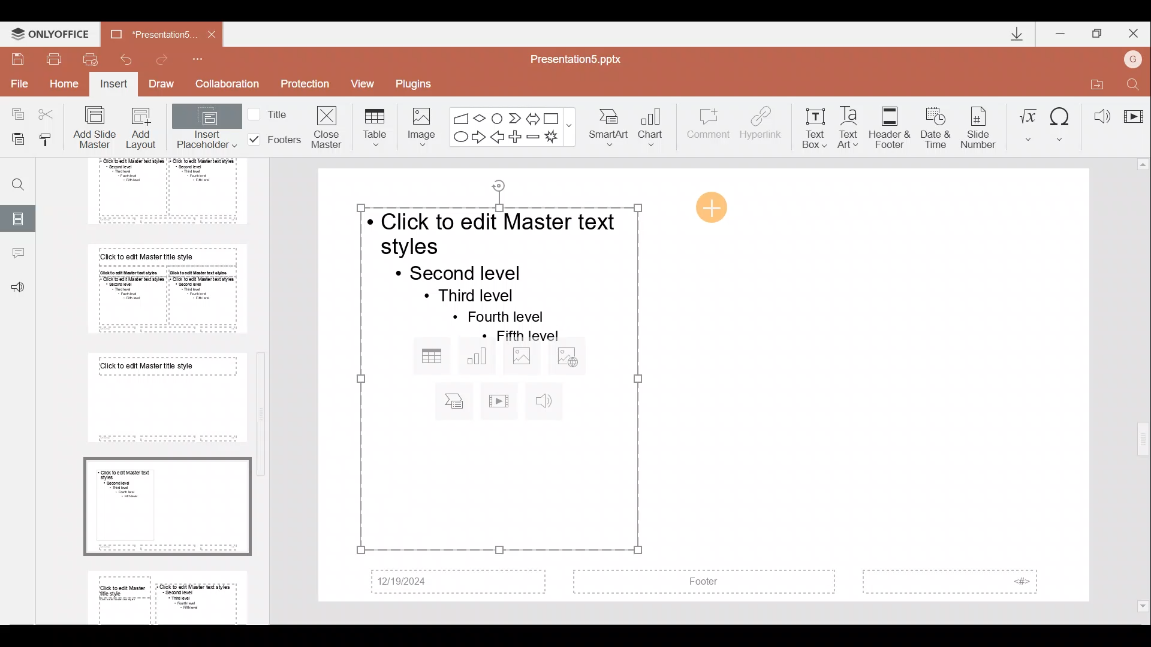 The image size is (1151, 647). I want to click on Maximize, so click(1098, 32).